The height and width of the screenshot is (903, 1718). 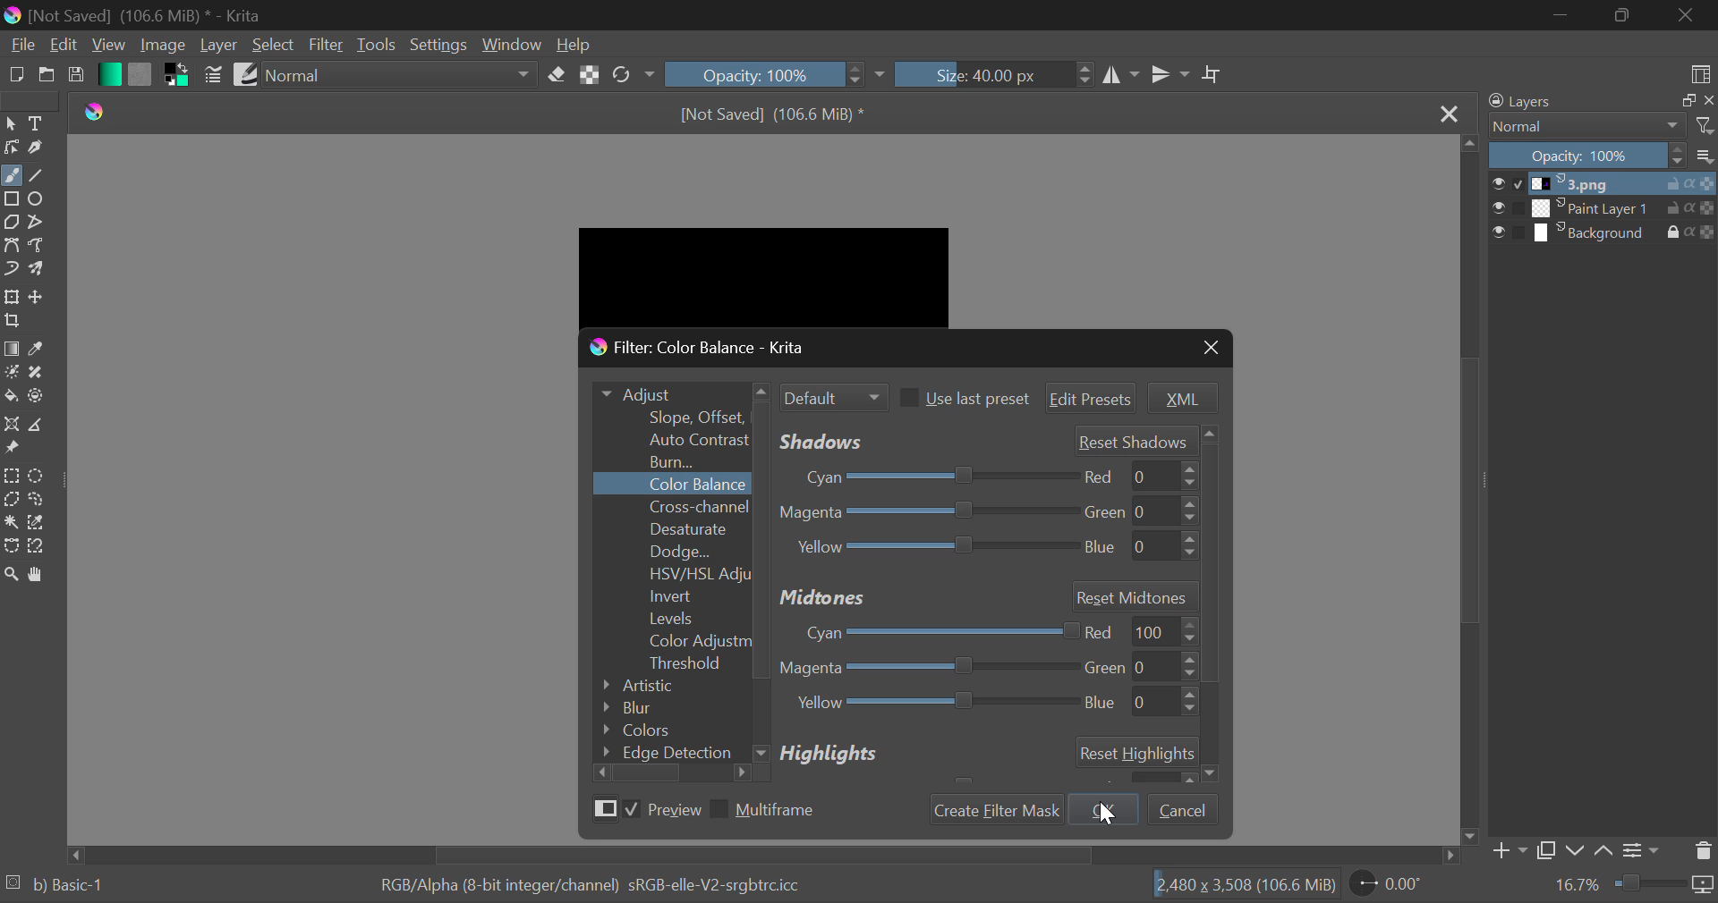 I want to click on Help, so click(x=574, y=44).